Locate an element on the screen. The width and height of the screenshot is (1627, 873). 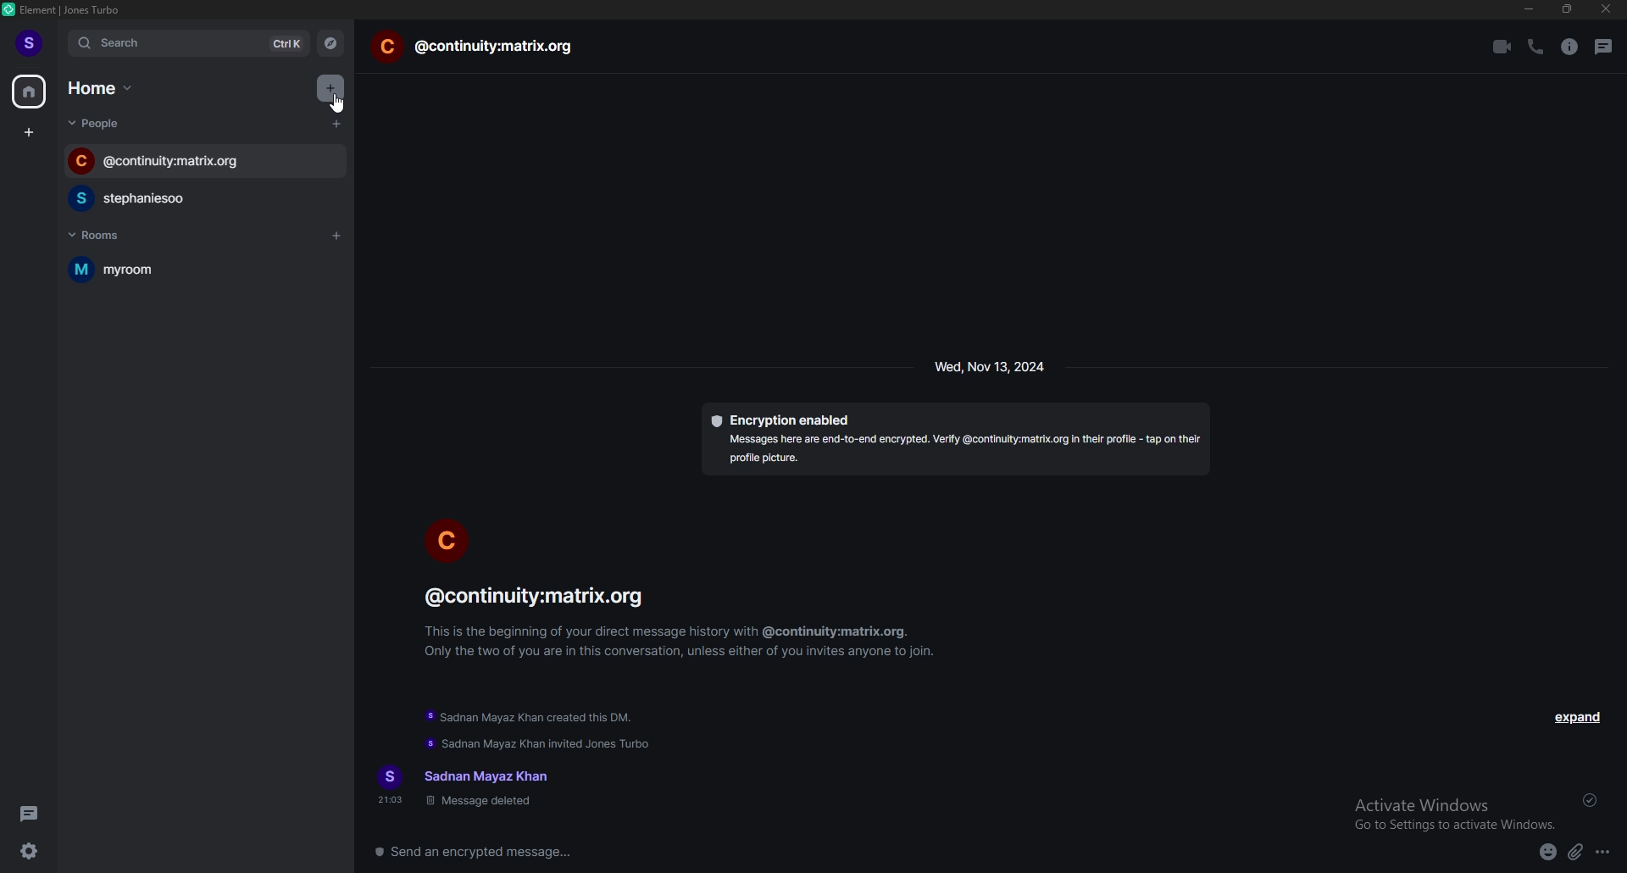
resize is located at coordinates (1569, 9).